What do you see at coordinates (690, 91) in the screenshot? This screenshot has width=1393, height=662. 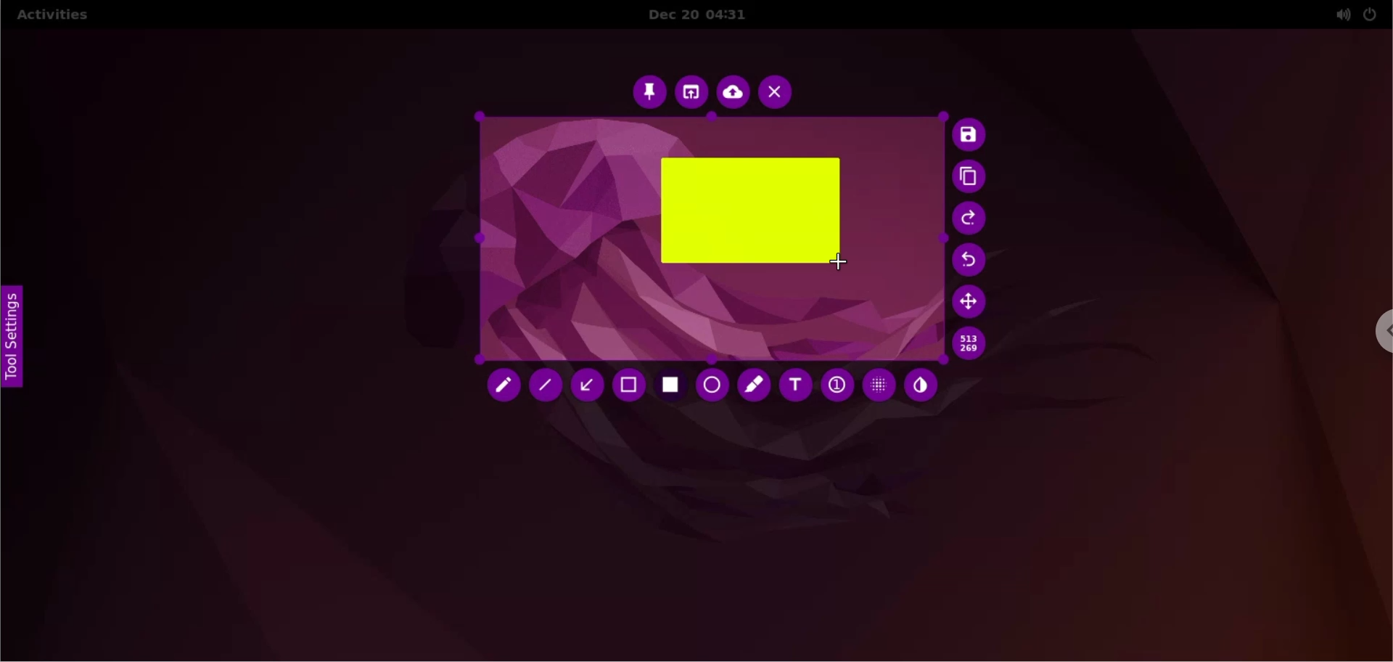 I see `choose app to open screenshot` at bounding box center [690, 91].